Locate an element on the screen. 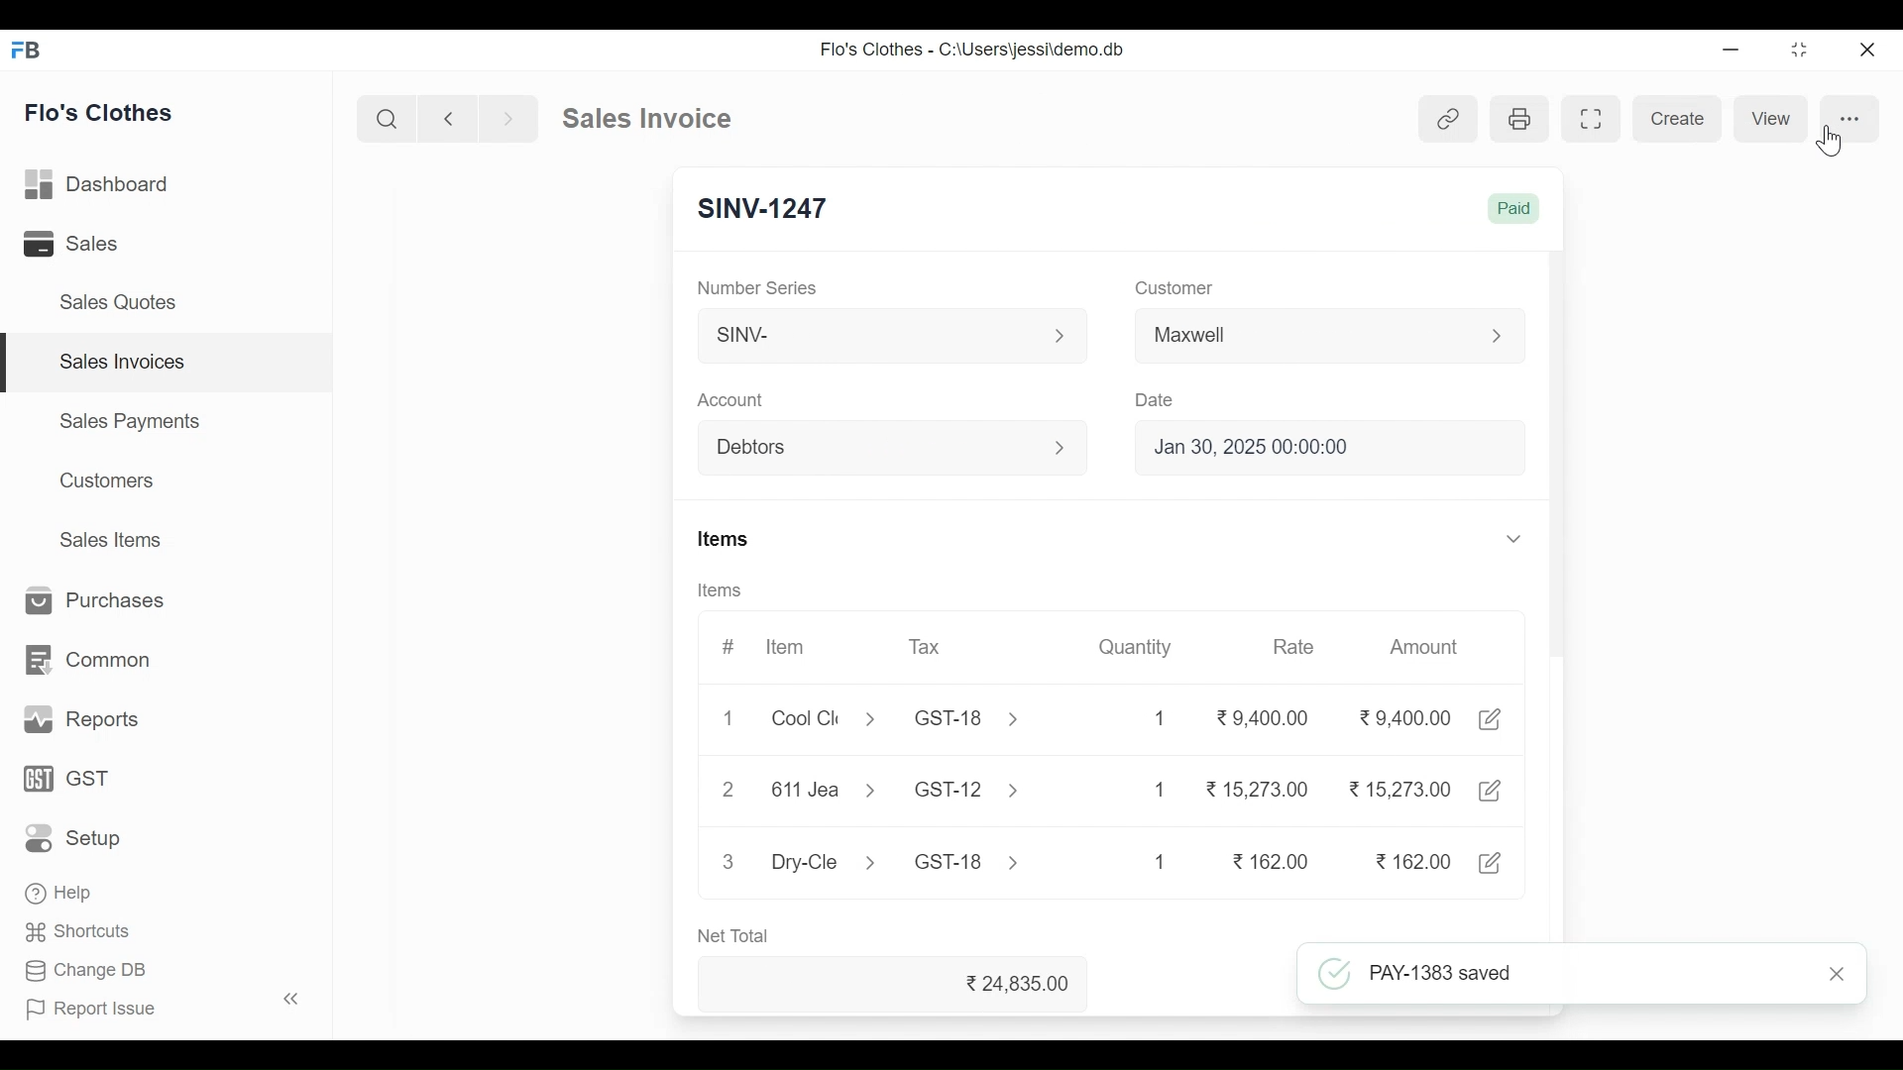 This screenshot has height=1070, width=1903. Go Forward is located at coordinates (504, 119).